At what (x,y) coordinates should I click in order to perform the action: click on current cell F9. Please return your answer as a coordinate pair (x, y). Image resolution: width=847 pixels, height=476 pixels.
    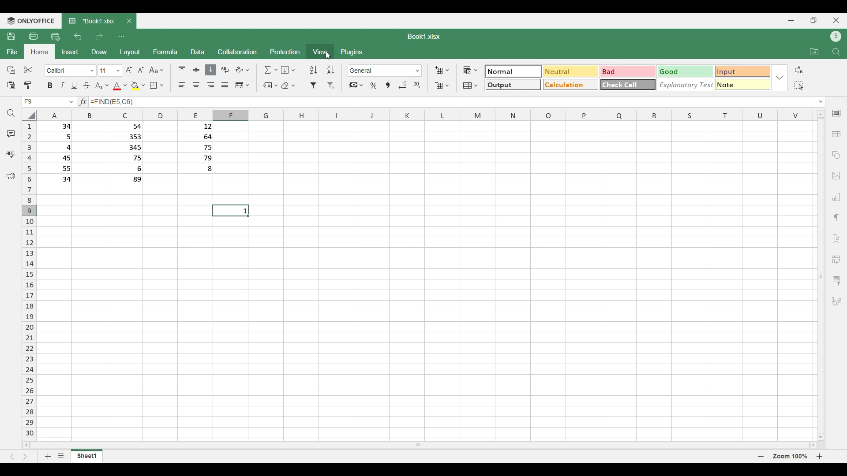
    Looking at the image, I should click on (50, 102).